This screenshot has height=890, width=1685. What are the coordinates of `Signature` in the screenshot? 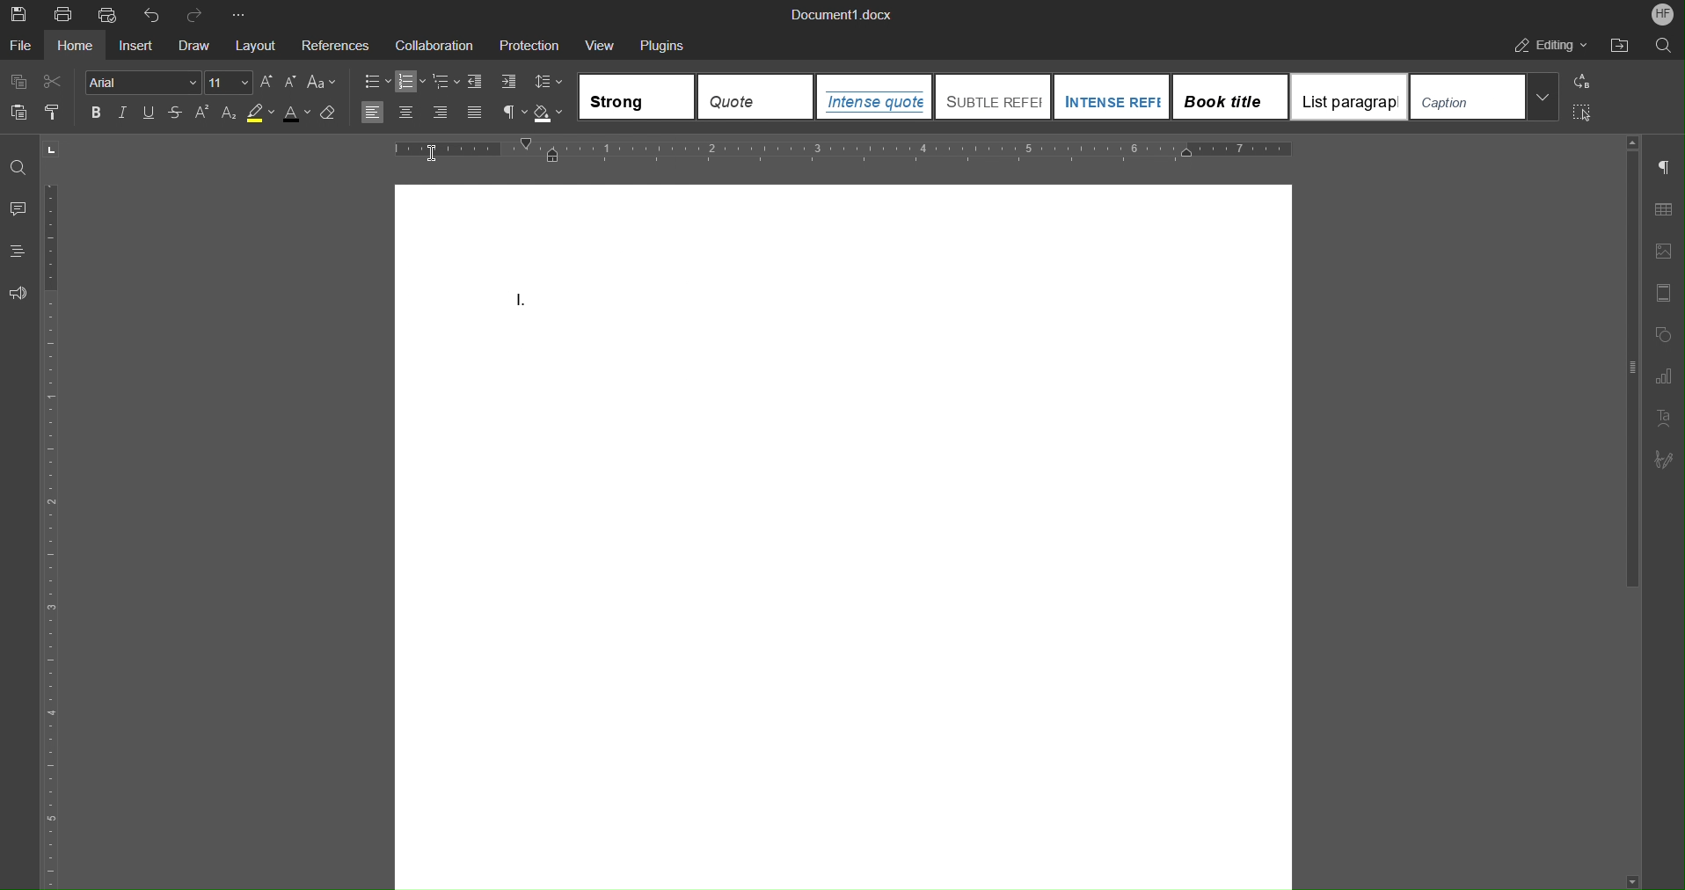 It's located at (1663, 460).